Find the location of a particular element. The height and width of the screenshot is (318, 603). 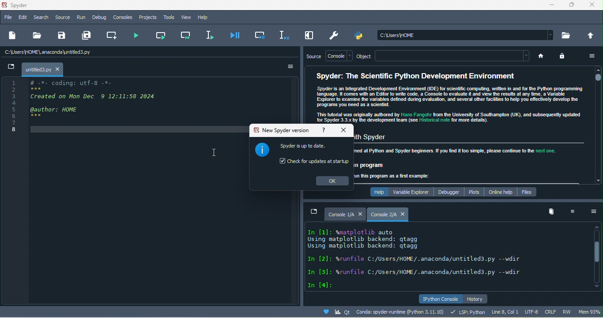

source is located at coordinates (313, 57).